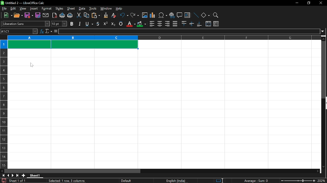 The height and width of the screenshot is (183, 327). What do you see at coordinates (19, 32) in the screenshot?
I see `Name box` at bounding box center [19, 32].